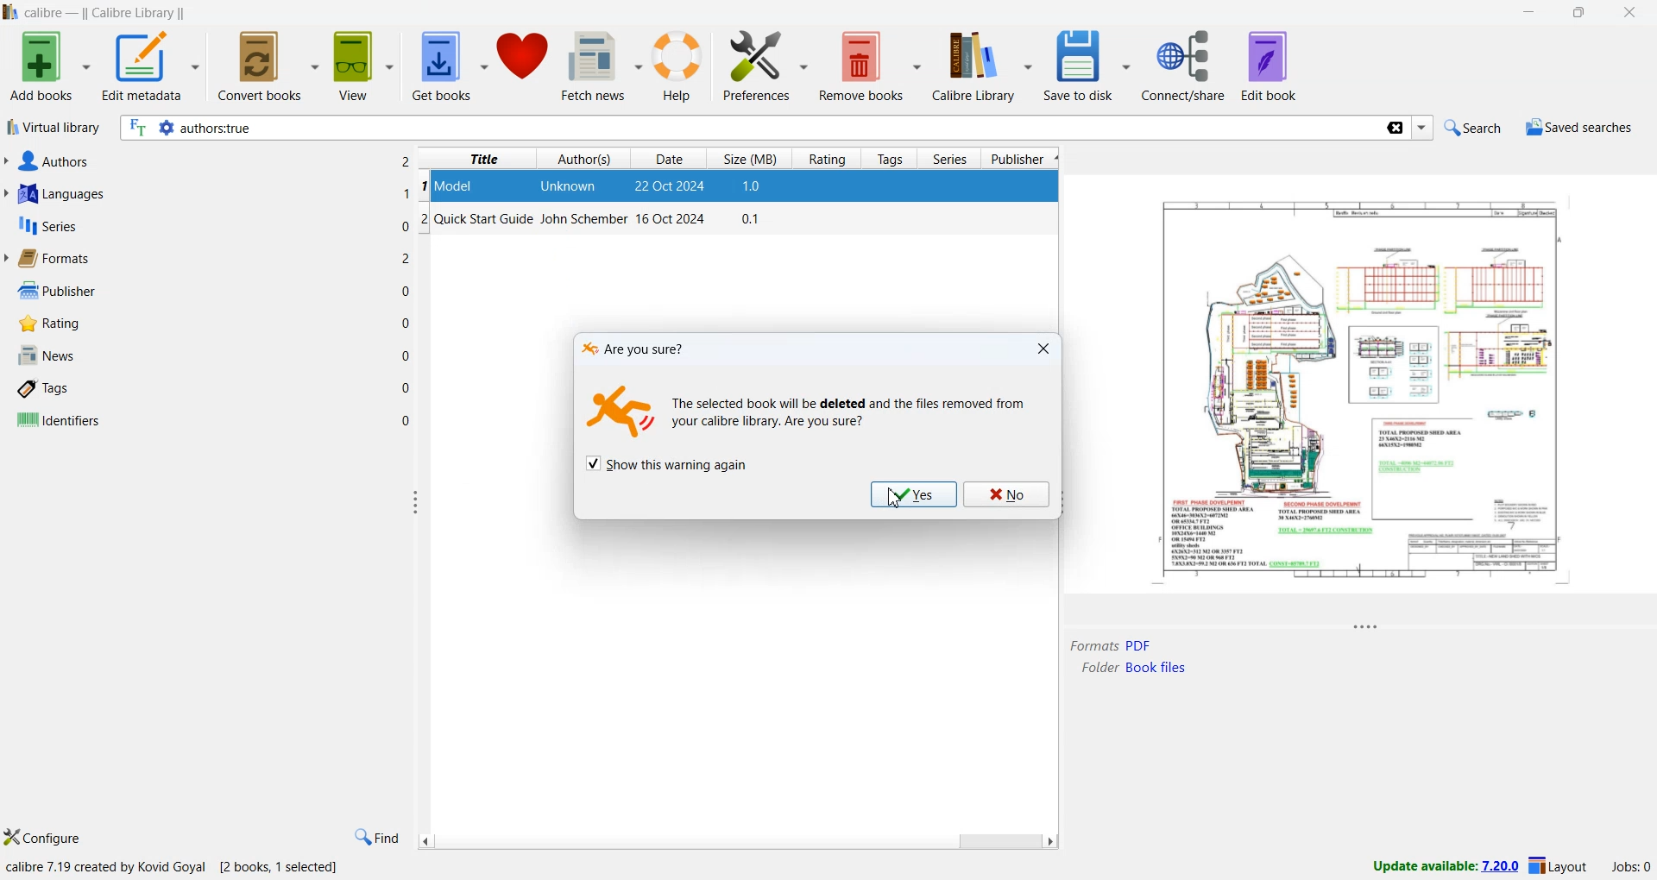  Describe the element at coordinates (765, 66) in the screenshot. I see `preferences` at that location.